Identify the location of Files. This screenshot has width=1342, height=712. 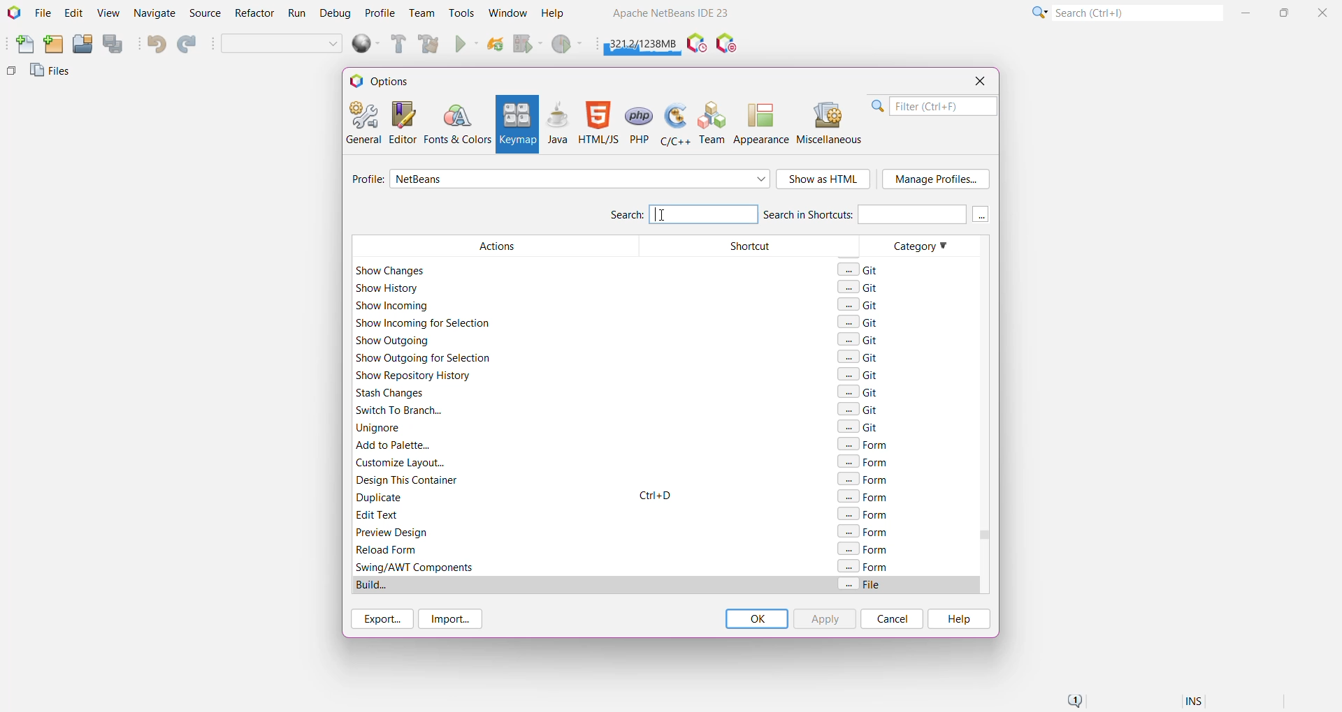
(52, 74).